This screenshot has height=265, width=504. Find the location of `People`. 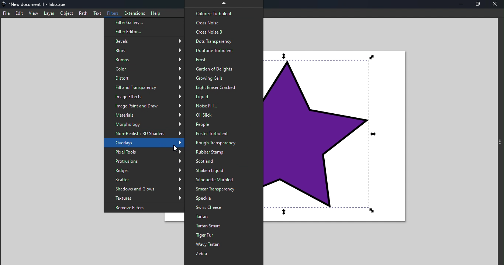

People is located at coordinates (224, 125).